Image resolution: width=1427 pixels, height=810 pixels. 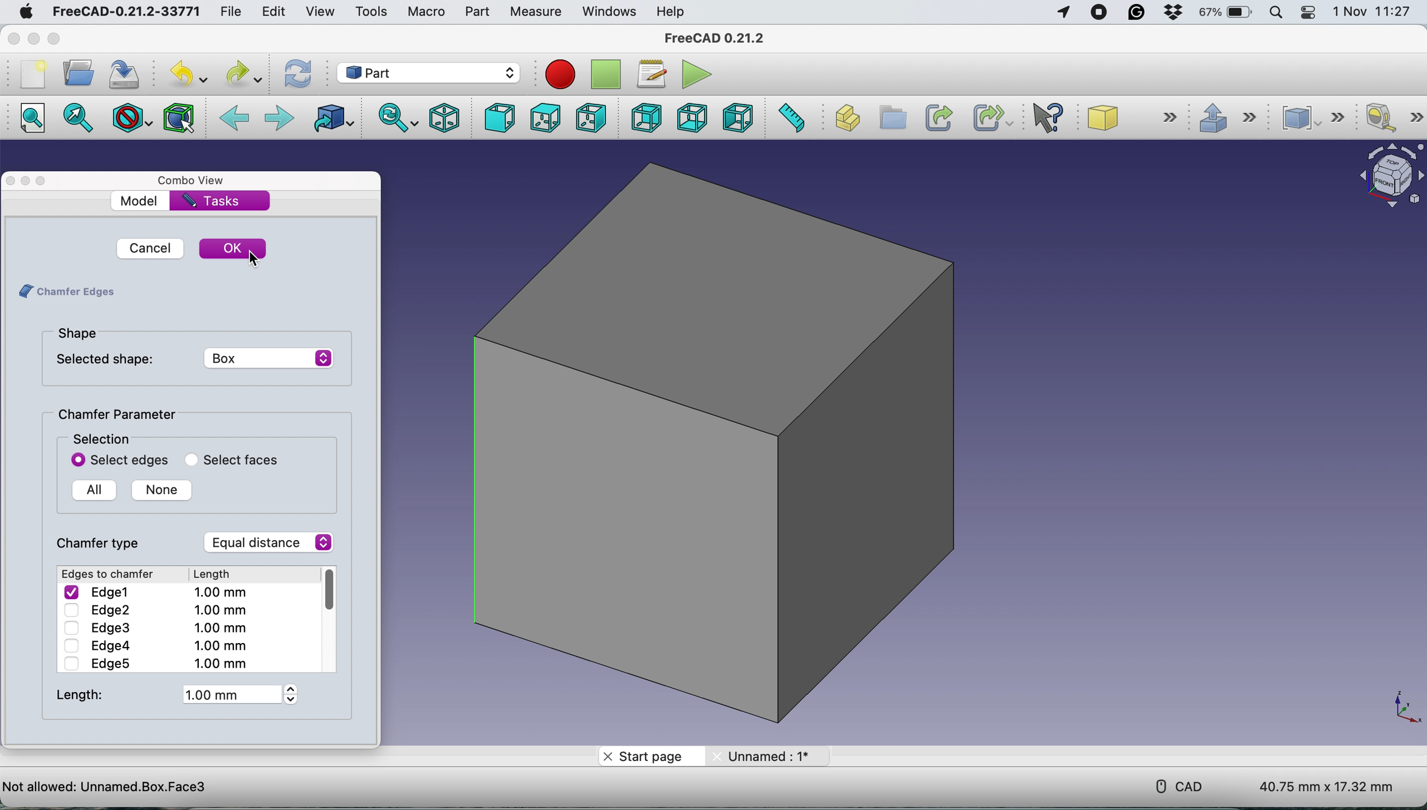 What do you see at coordinates (645, 757) in the screenshot?
I see `start page` at bounding box center [645, 757].